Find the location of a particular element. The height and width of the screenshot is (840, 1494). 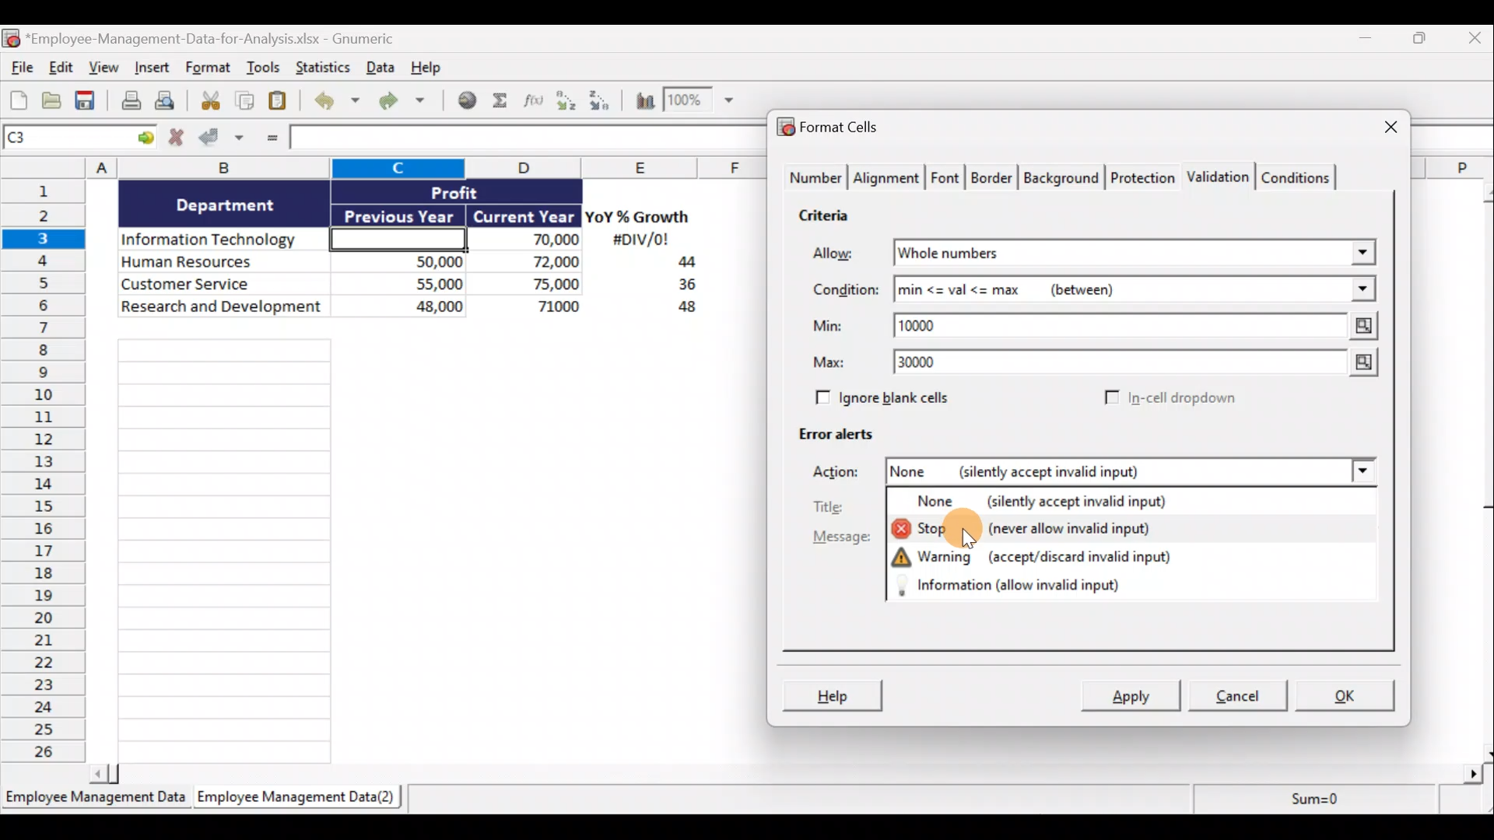

Help is located at coordinates (835, 694).